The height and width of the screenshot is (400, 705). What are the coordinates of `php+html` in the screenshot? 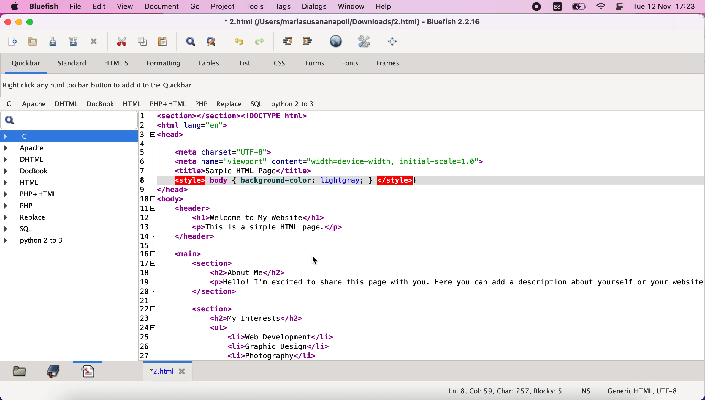 It's located at (169, 103).